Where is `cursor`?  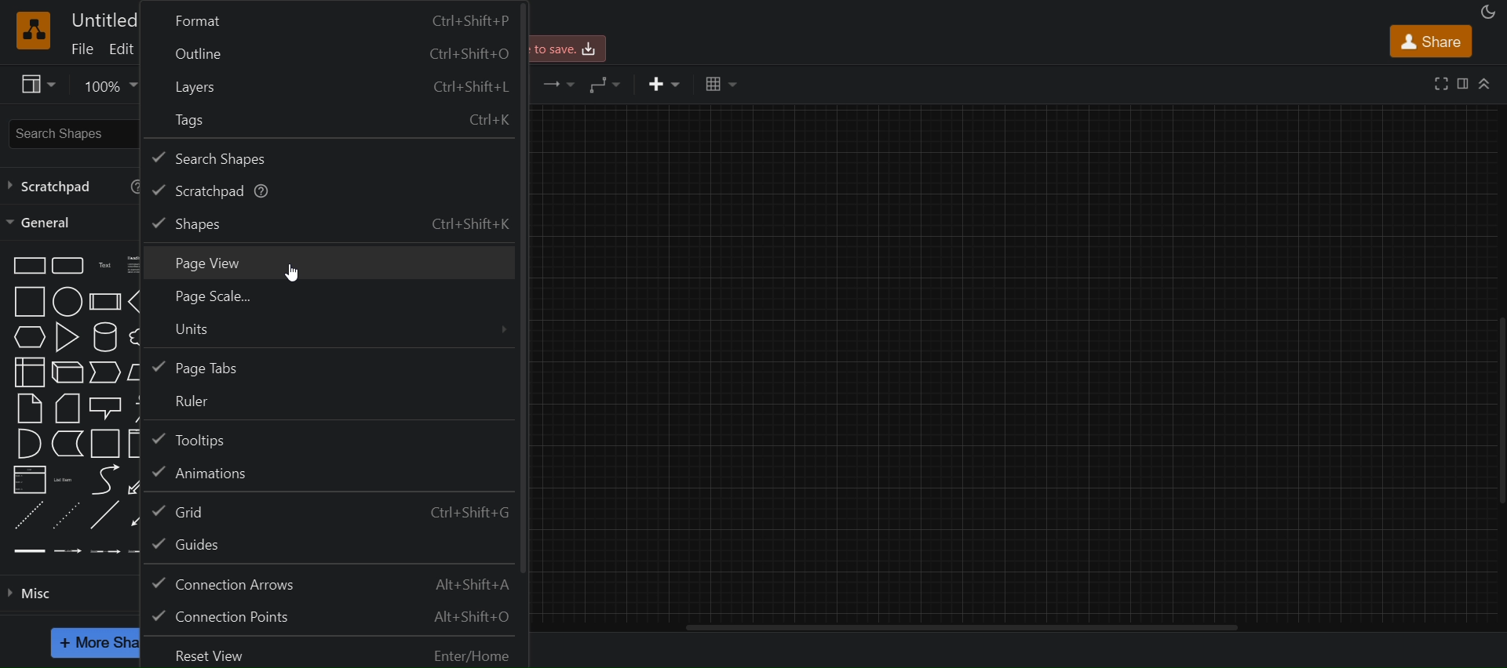 cursor is located at coordinates (292, 273).